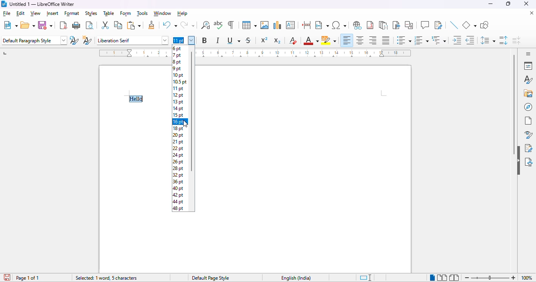 This screenshot has height=282, width=536. I want to click on zoom out, so click(466, 278).